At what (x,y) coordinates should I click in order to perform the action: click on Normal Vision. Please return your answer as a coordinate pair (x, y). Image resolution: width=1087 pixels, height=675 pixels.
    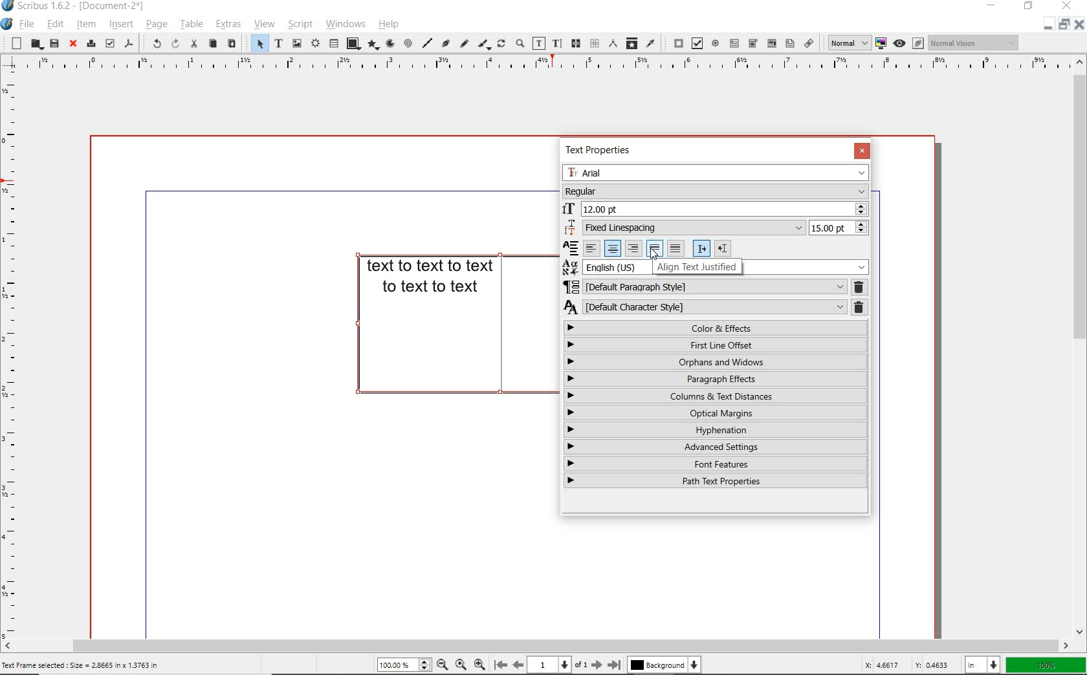
    Looking at the image, I should click on (972, 43).